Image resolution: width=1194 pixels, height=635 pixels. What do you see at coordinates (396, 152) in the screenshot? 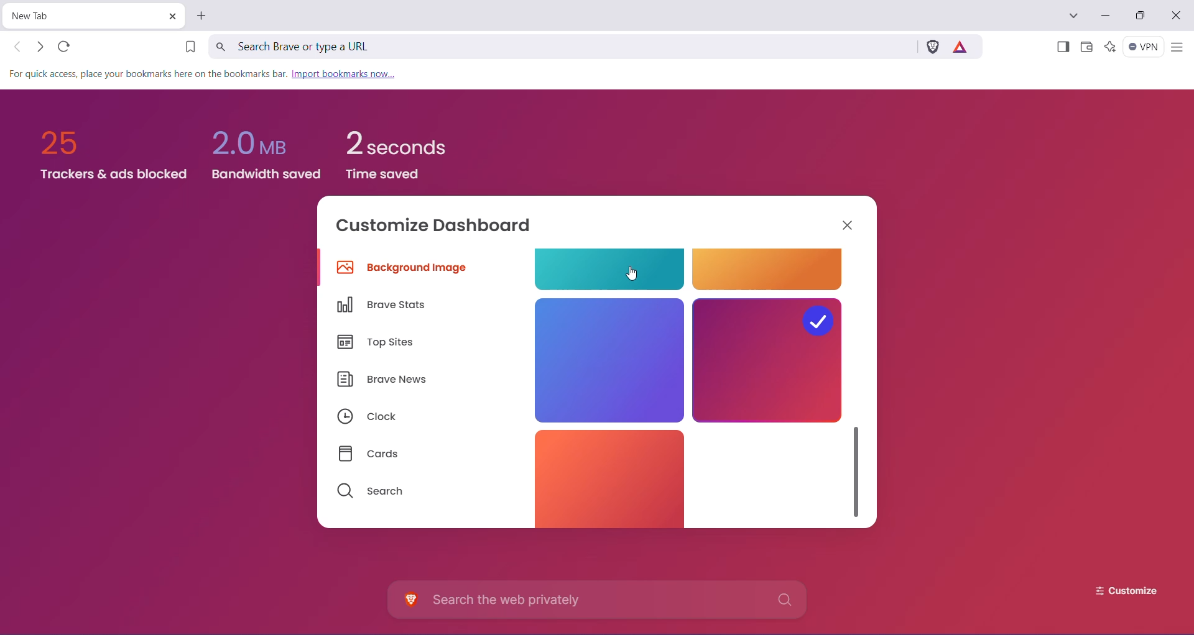
I see `2 seconds time saved` at bounding box center [396, 152].